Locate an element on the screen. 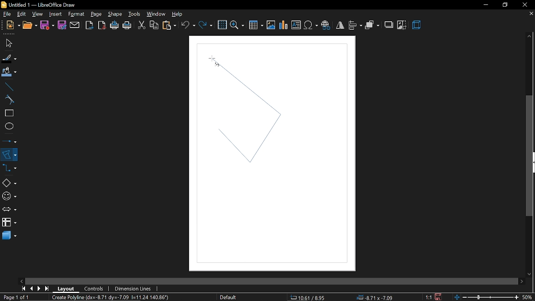 The height and width of the screenshot is (301, 535). fromat is located at coordinates (76, 14).